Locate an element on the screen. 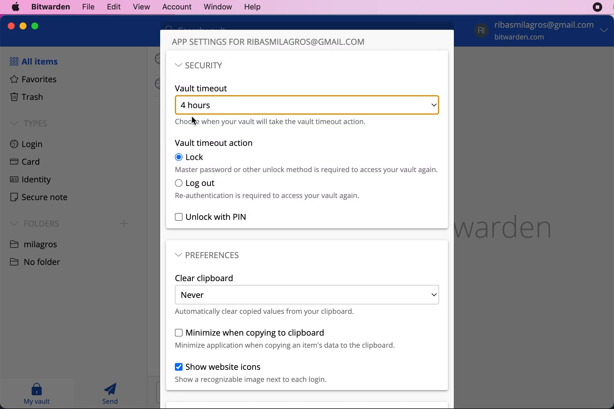  favorites is located at coordinates (30, 80).